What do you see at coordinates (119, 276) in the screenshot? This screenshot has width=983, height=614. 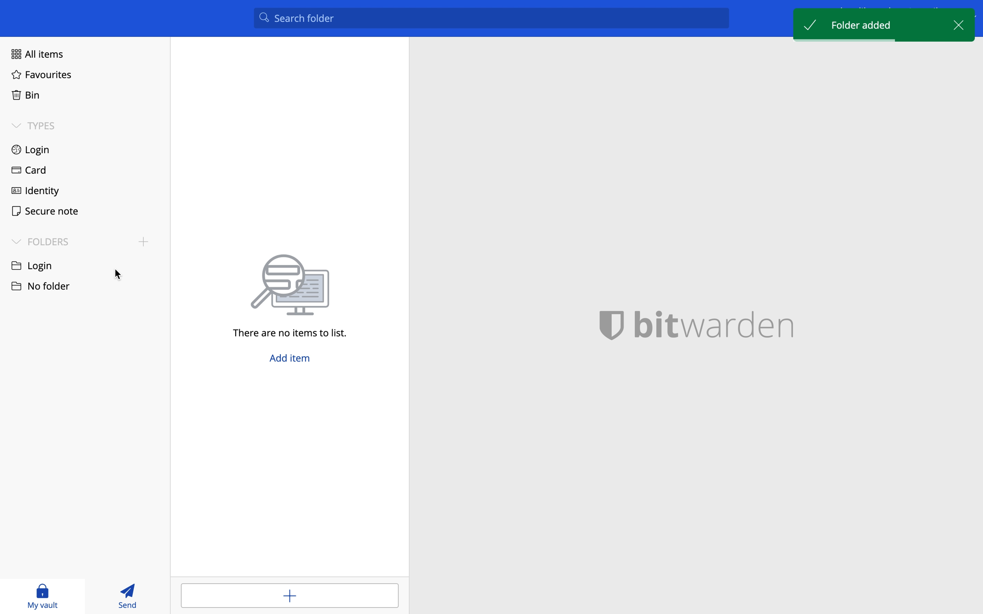 I see `cursor` at bounding box center [119, 276].